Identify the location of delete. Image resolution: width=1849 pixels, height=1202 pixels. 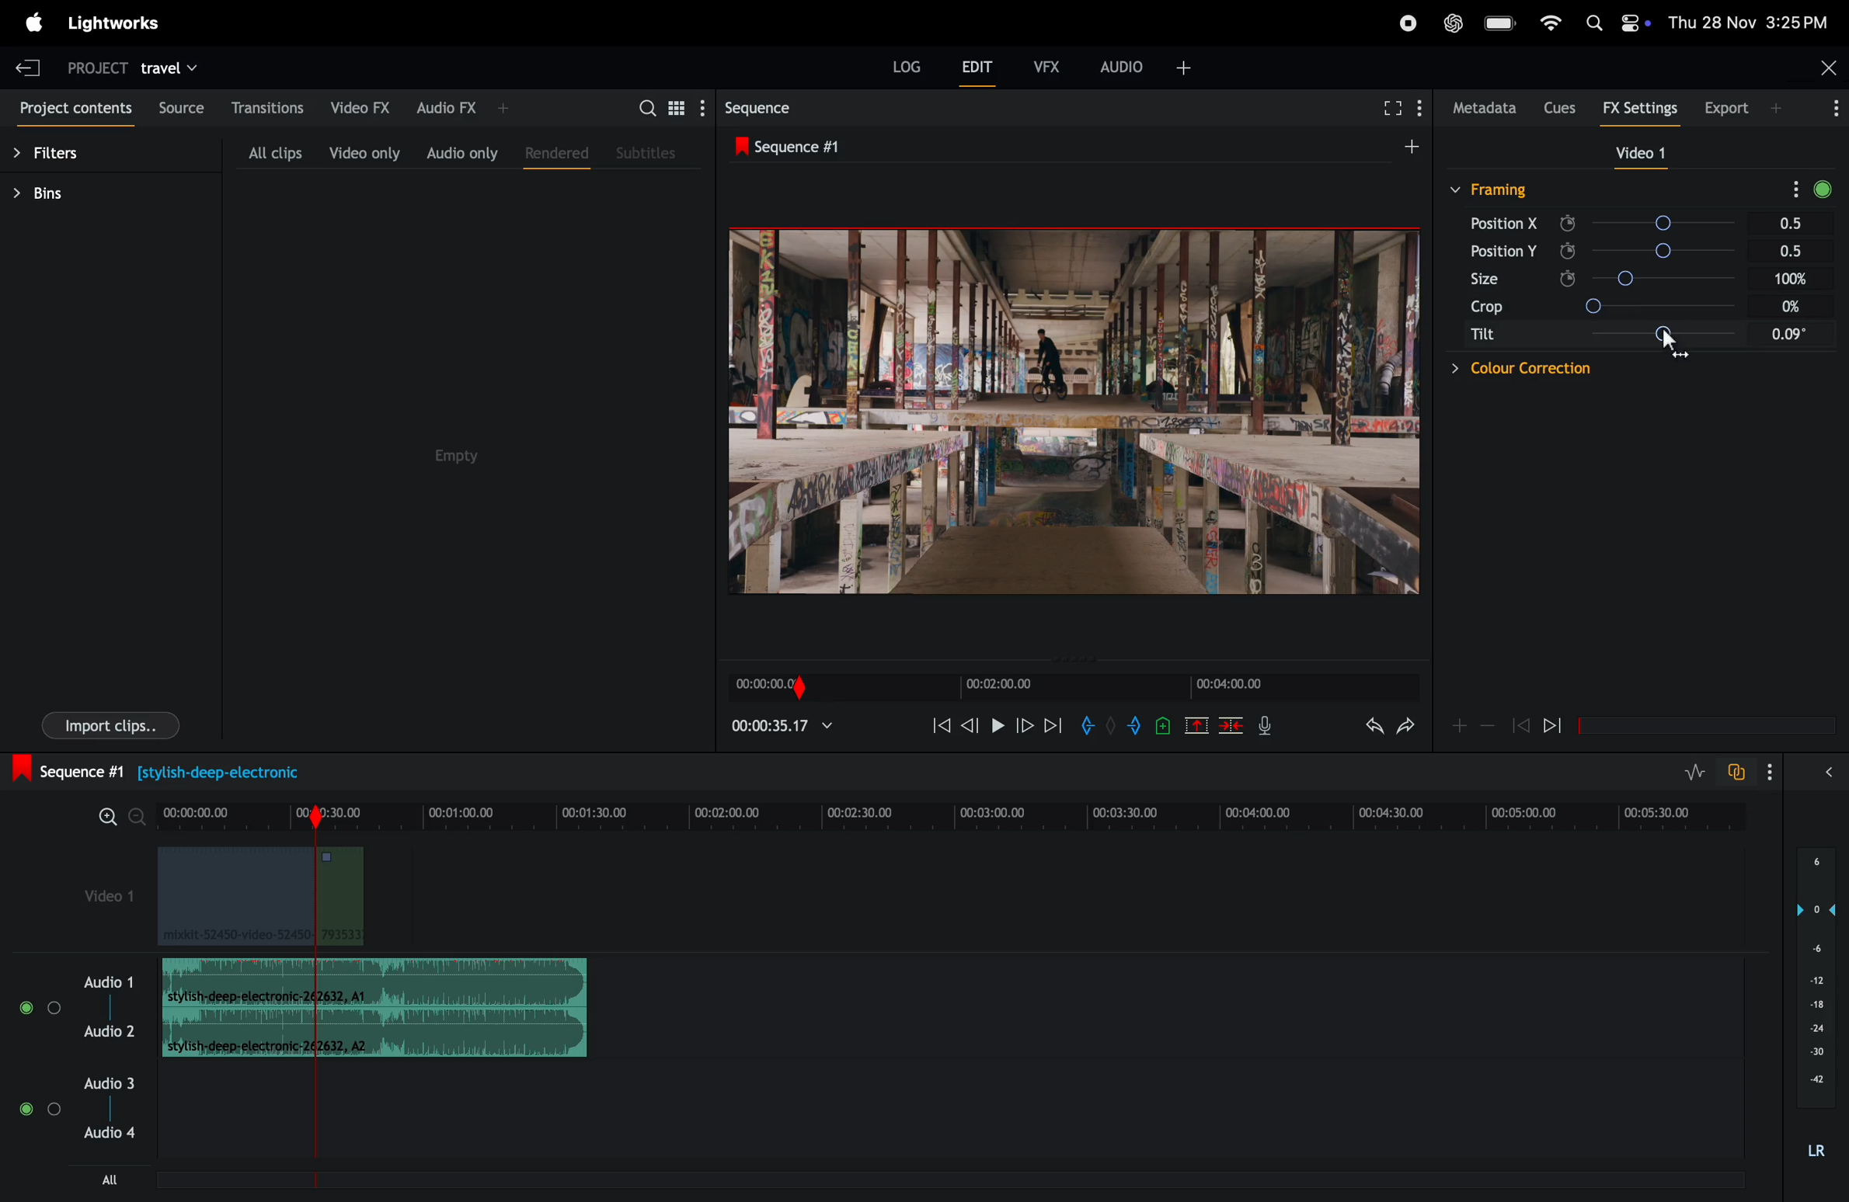
(1231, 724).